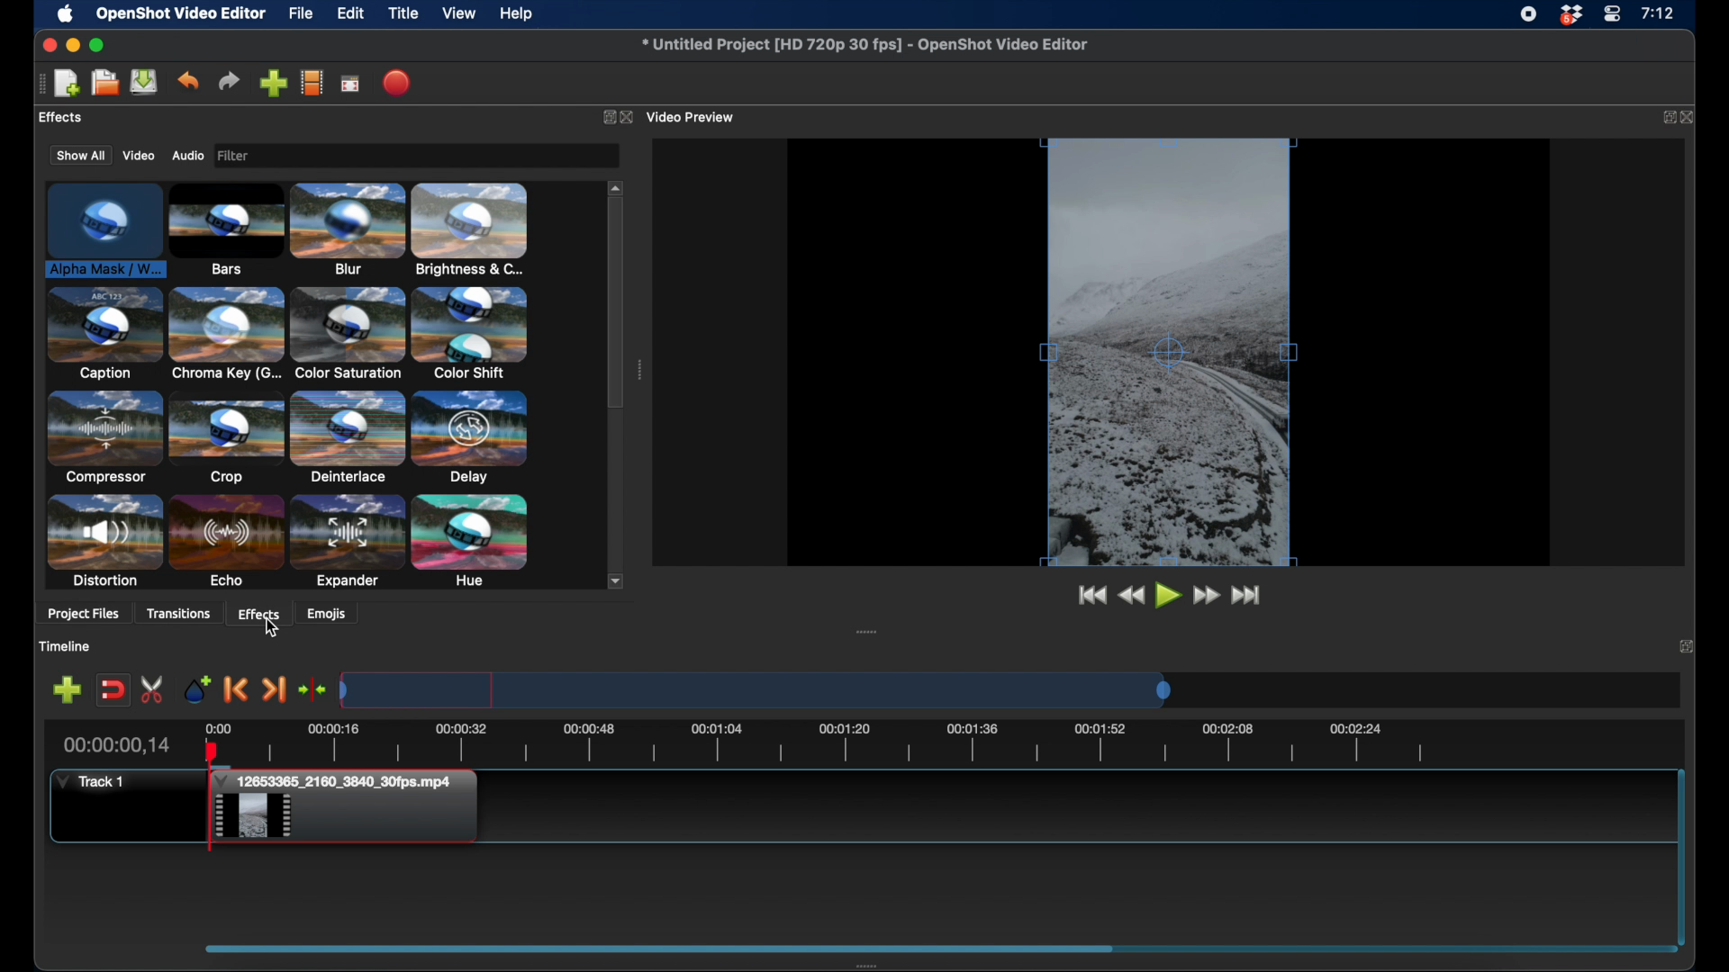 This screenshot has height=972, width=1729. What do you see at coordinates (118, 745) in the screenshot?
I see `current time indicator` at bounding box center [118, 745].